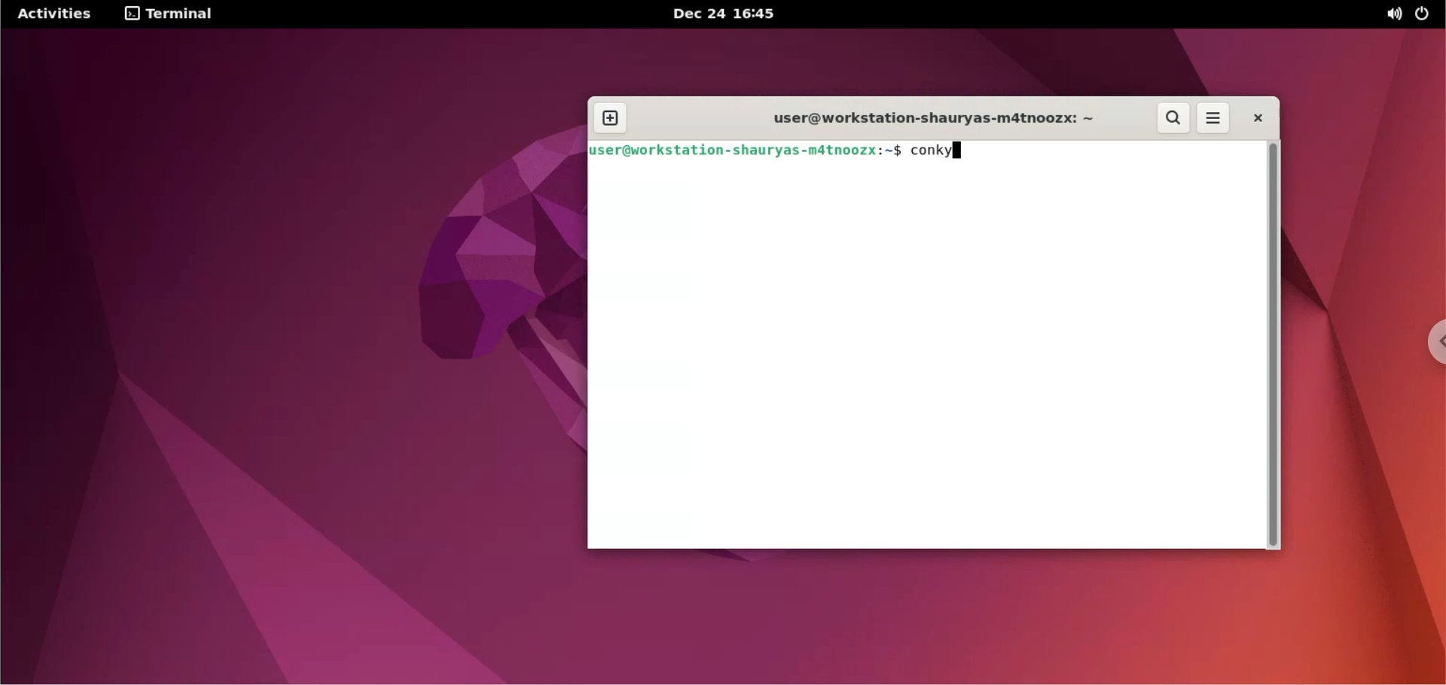 The image size is (1446, 685). What do you see at coordinates (959, 152) in the screenshot?
I see `cursor` at bounding box center [959, 152].